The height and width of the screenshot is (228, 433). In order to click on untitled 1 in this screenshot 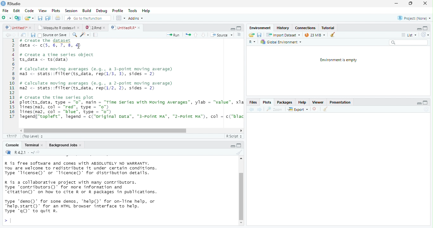, I will do `click(15, 27)`.